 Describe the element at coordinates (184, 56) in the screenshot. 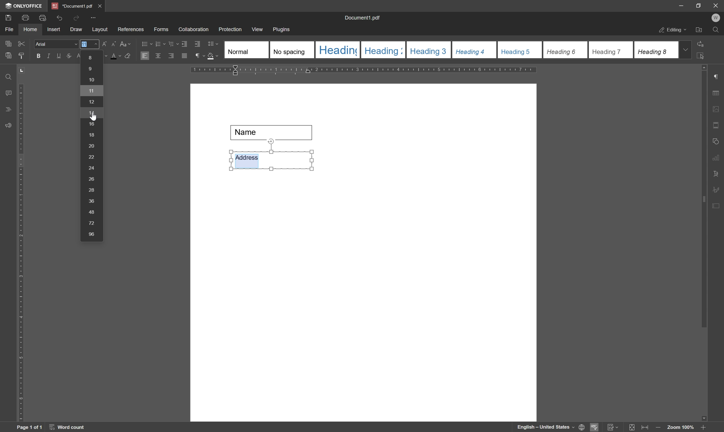

I see `justified` at that location.